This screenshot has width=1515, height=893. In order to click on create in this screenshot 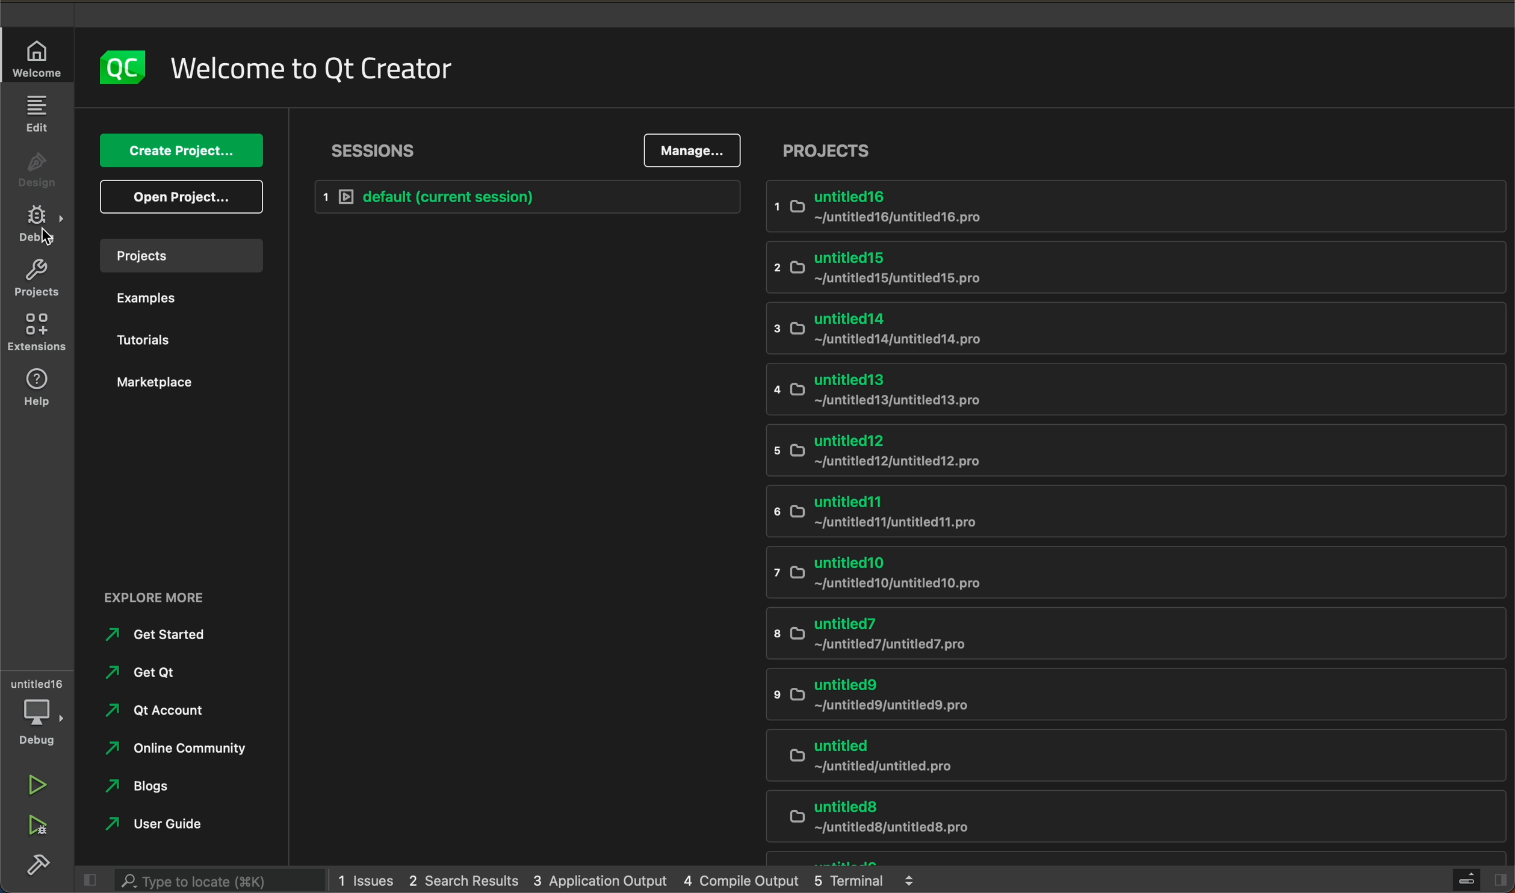, I will do `click(182, 152)`.